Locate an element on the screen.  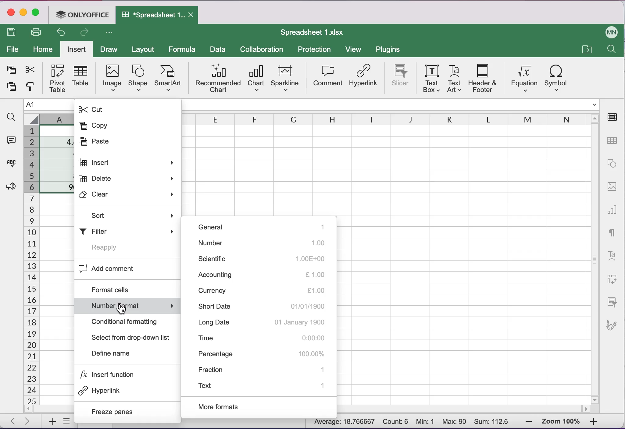
text is located at coordinates (614, 234).